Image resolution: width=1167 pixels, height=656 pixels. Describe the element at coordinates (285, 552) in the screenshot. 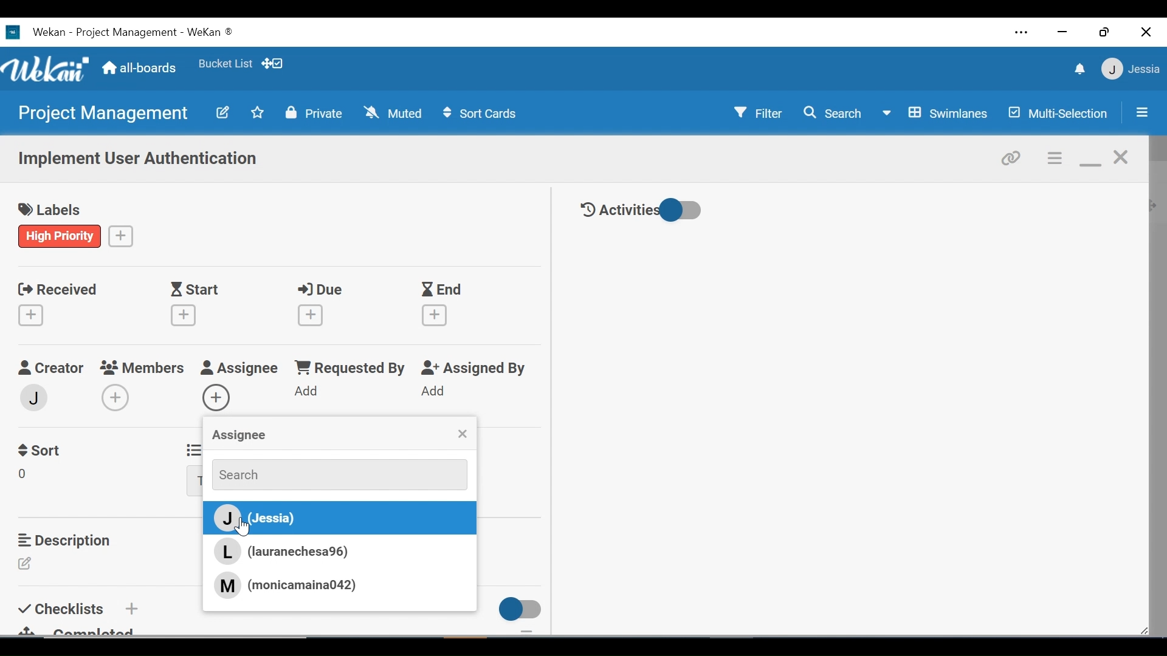

I see `(lauranechesa96)` at that location.